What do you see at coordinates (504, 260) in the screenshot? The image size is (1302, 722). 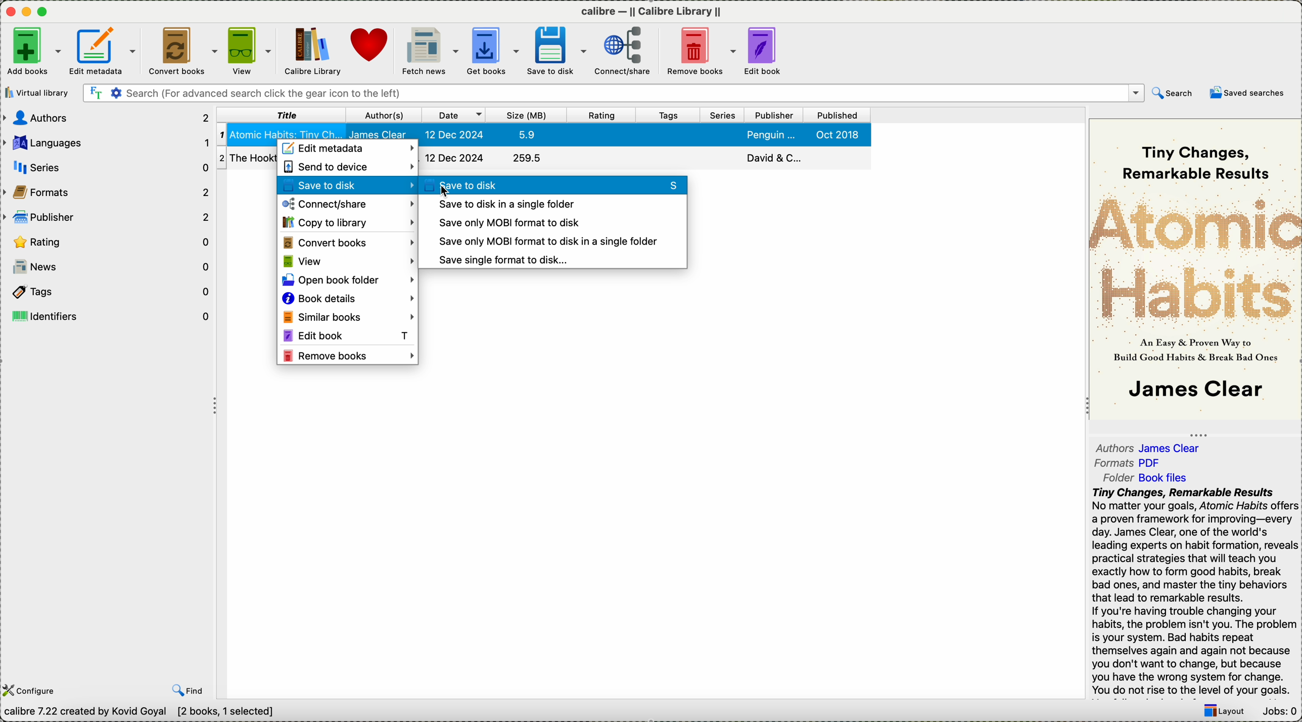 I see `save single format to disk` at bounding box center [504, 260].